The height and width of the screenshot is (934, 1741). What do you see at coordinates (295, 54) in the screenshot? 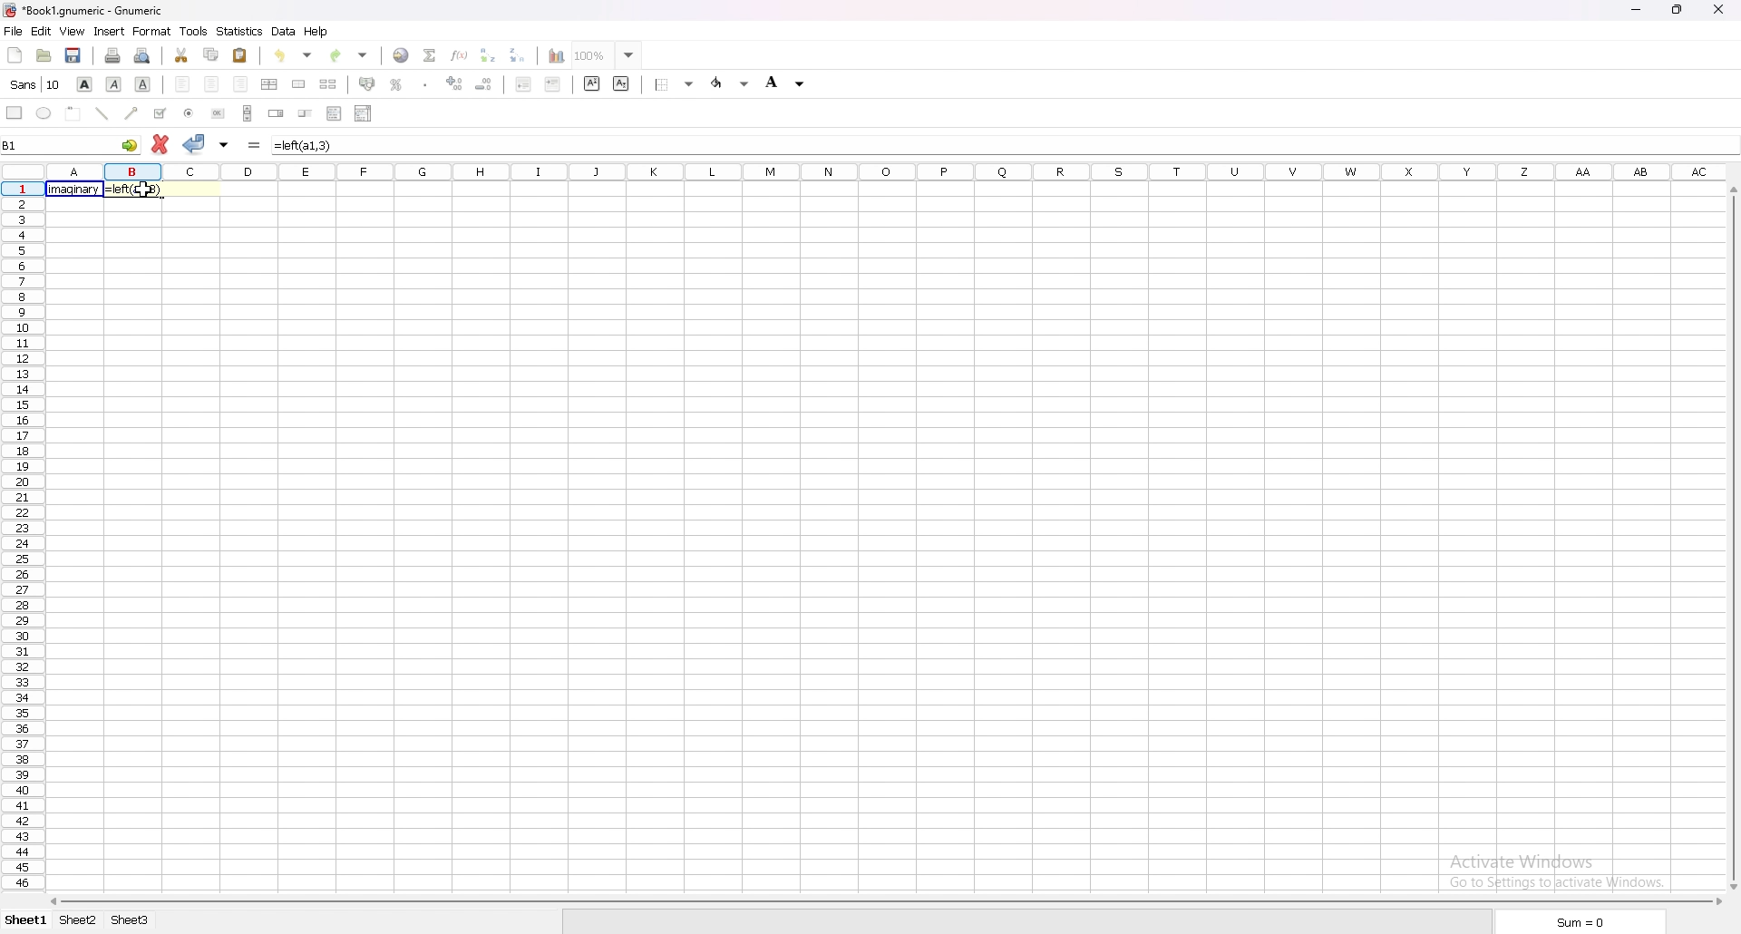
I see `unod` at bounding box center [295, 54].